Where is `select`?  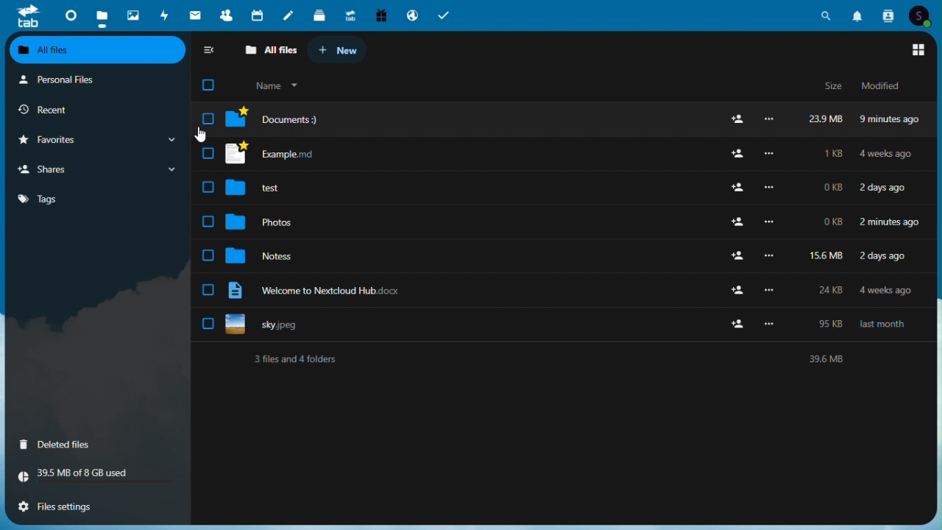 select is located at coordinates (207, 153).